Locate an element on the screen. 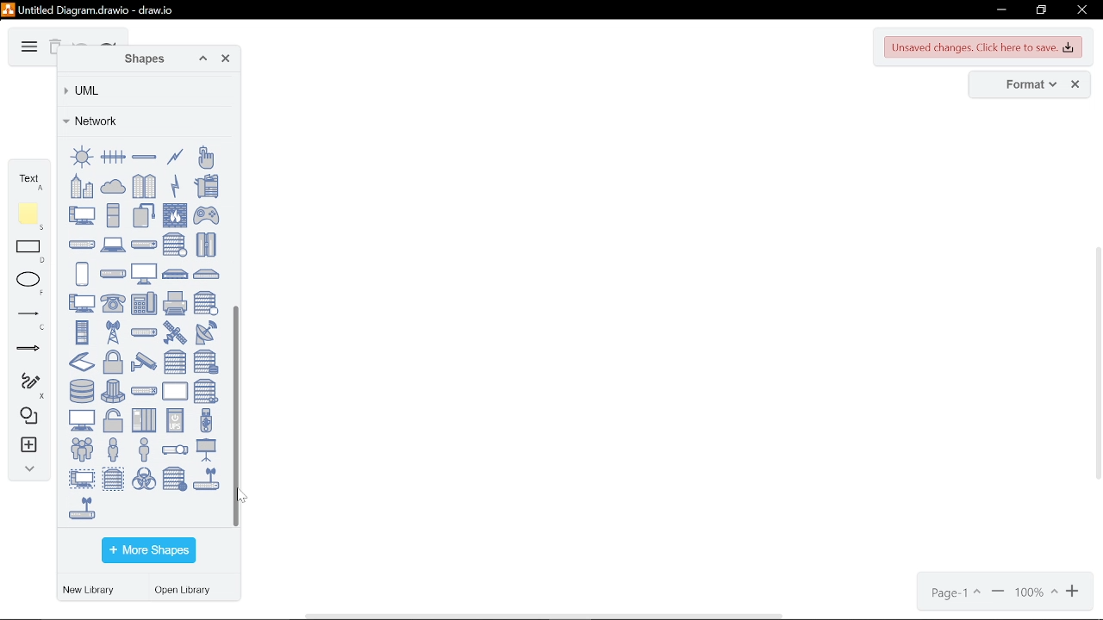 The height and width of the screenshot is (620, 1103). business center is located at coordinates (82, 186).